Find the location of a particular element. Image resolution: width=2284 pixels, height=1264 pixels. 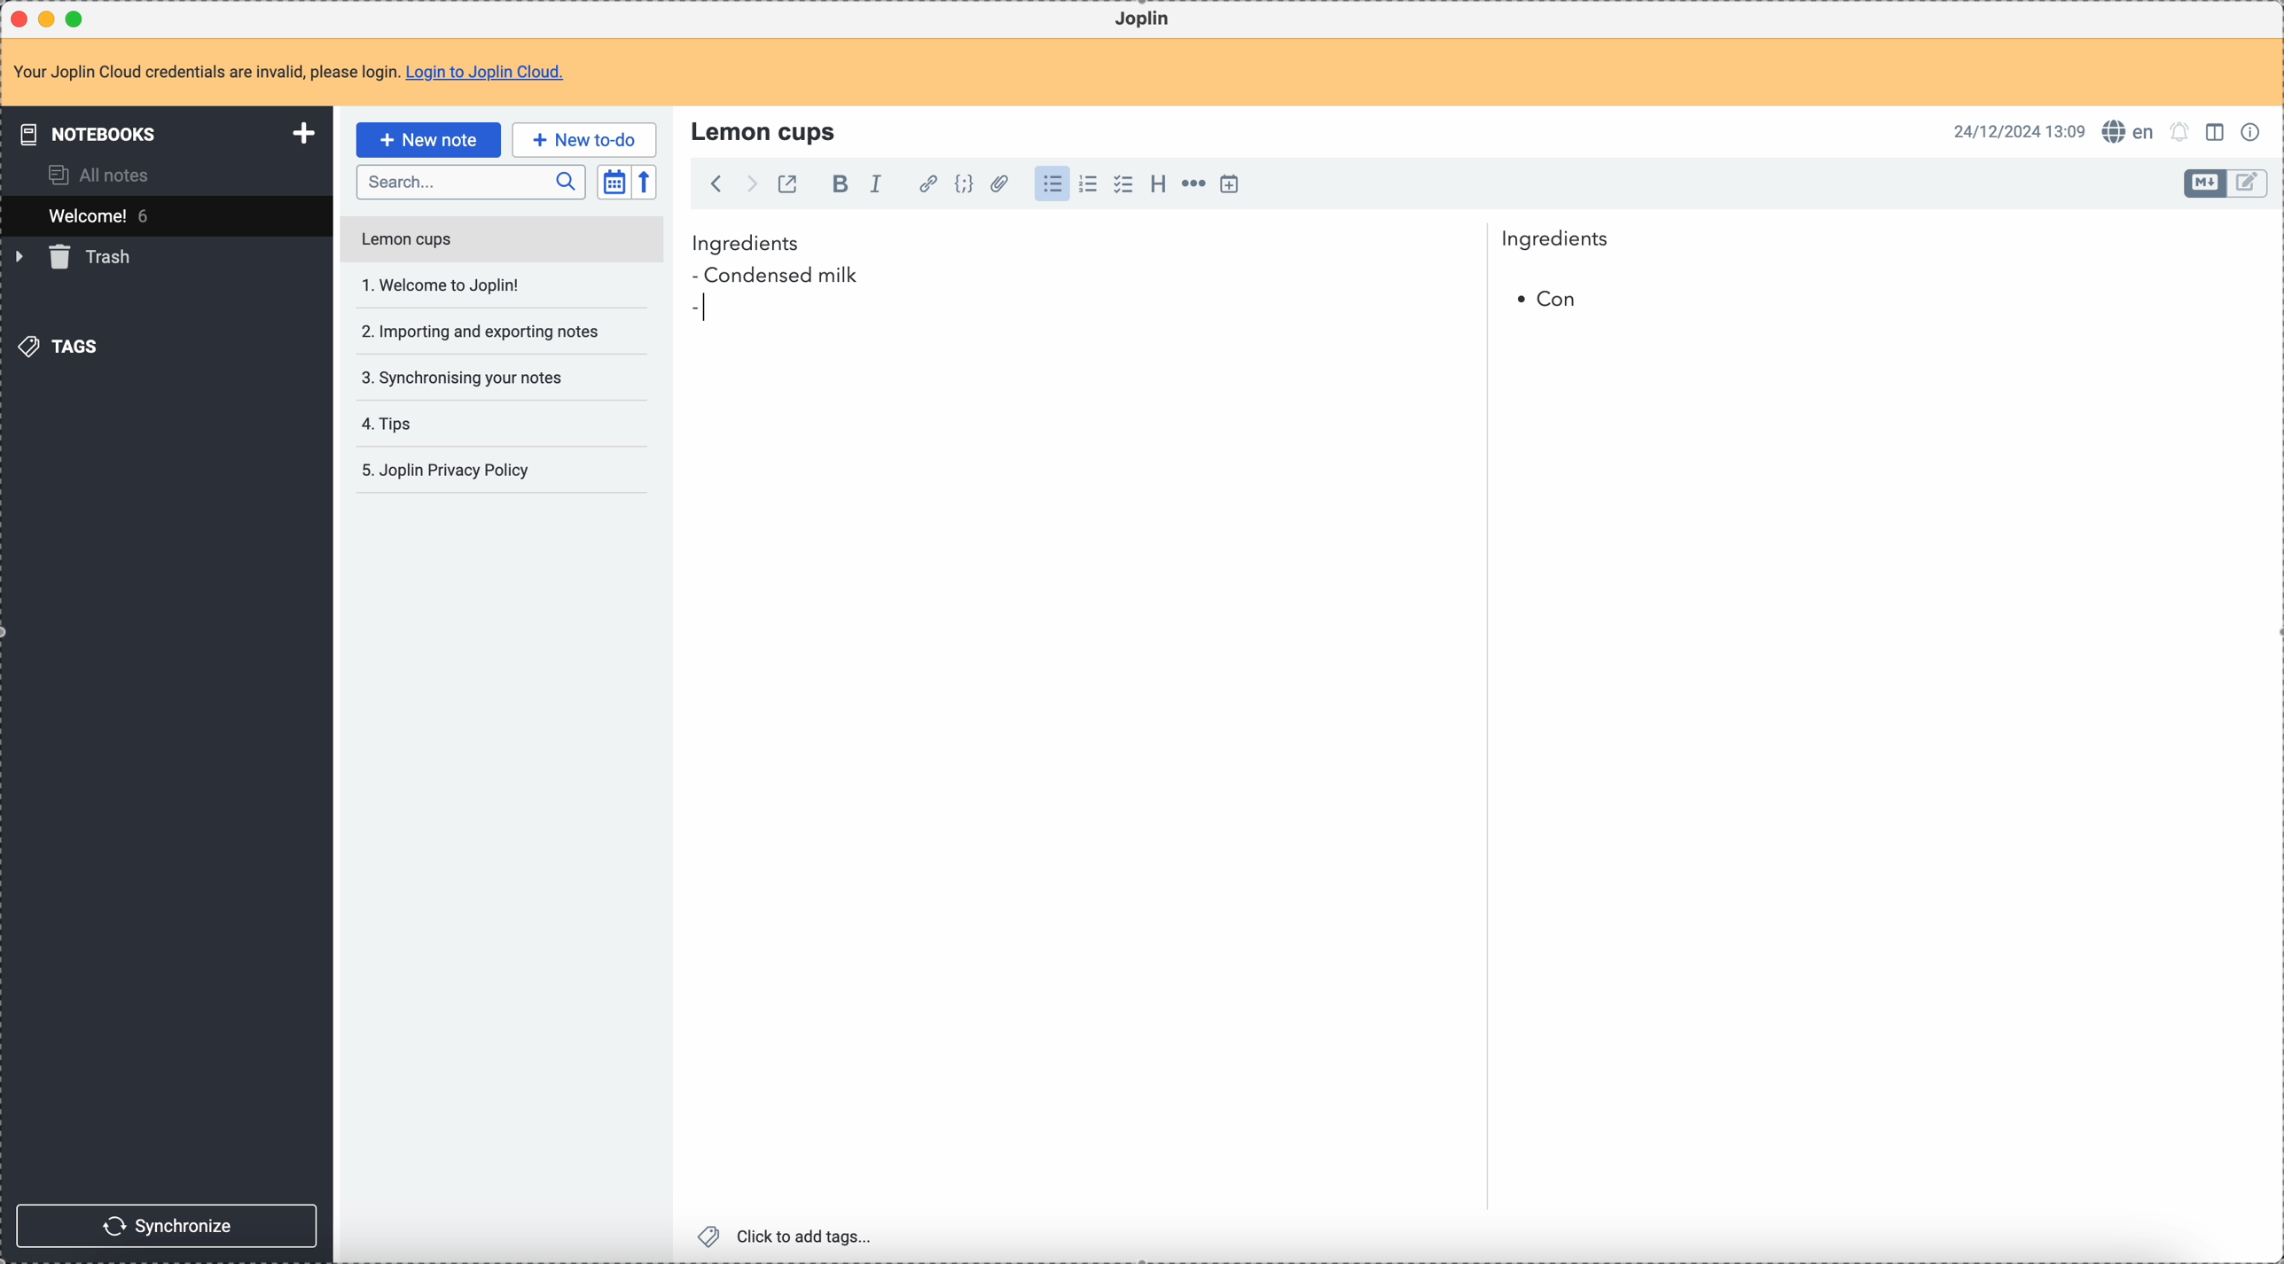

heading is located at coordinates (1158, 183).